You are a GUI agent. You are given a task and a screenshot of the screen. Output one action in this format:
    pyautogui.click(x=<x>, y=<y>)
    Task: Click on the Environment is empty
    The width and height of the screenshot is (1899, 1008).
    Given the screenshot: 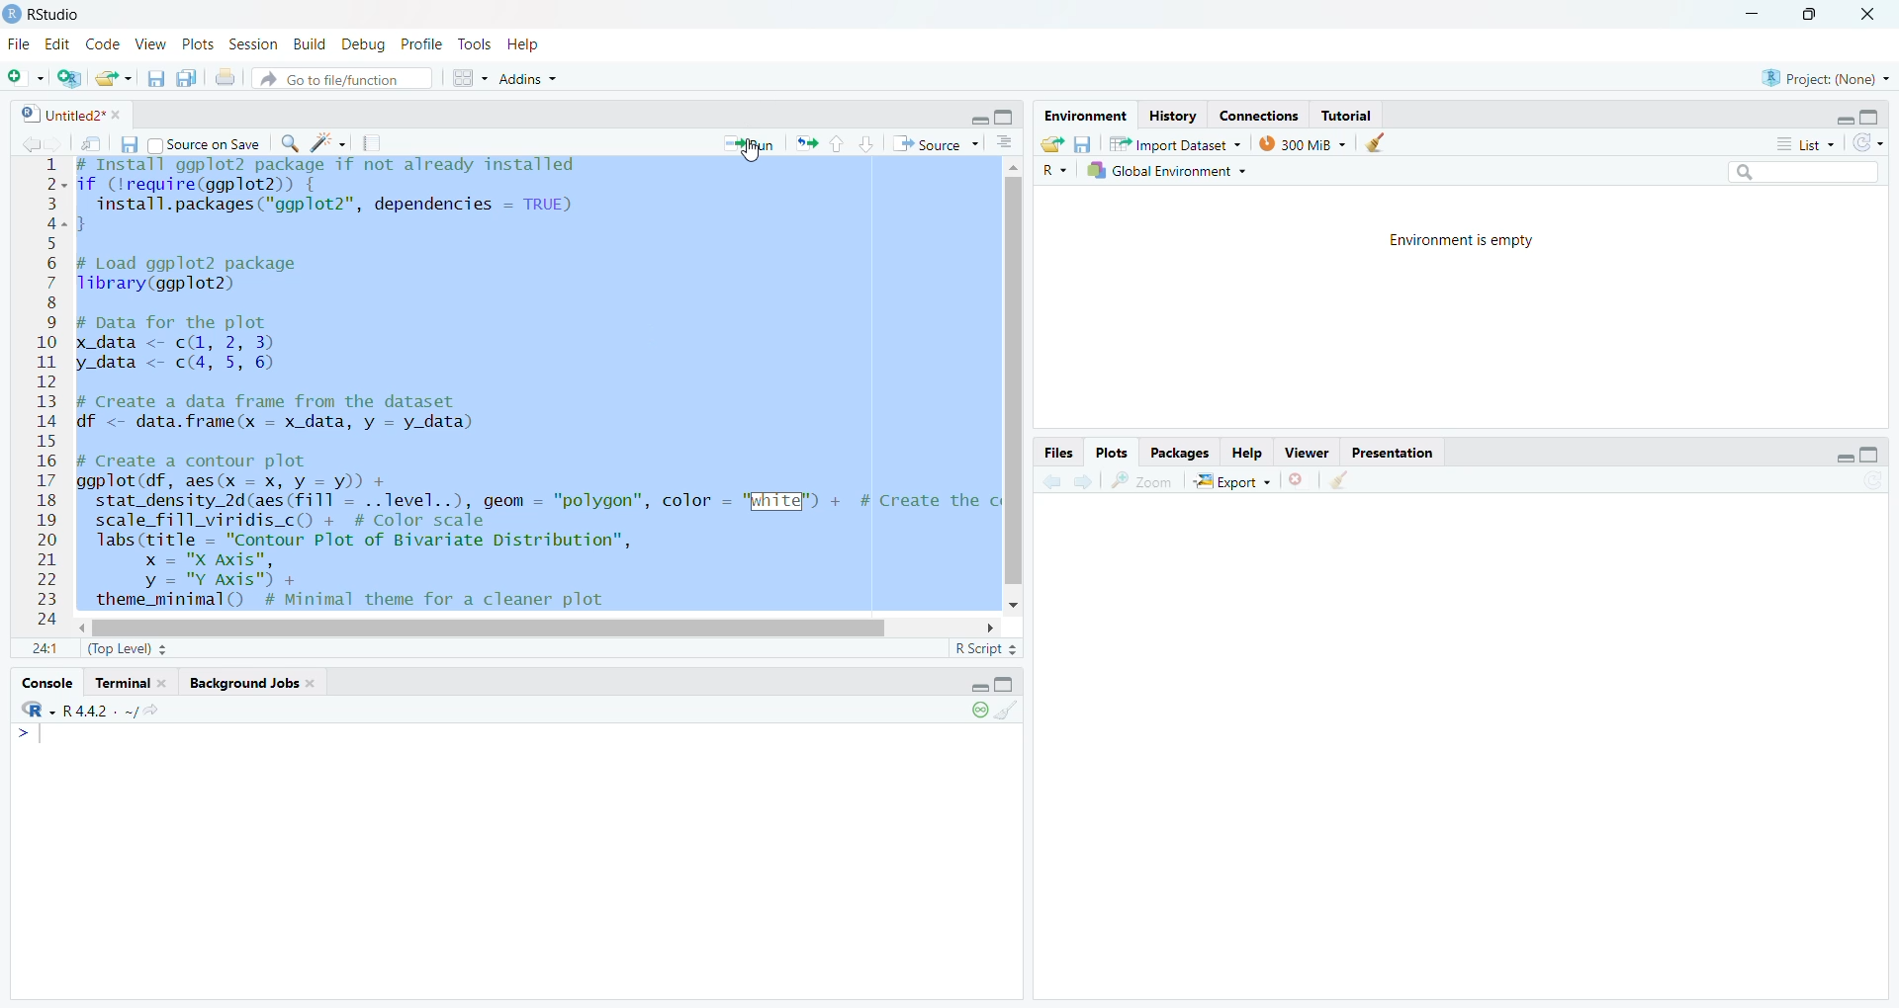 What is the action you would take?
    pyautogui.click(x=1455, y=240)
    